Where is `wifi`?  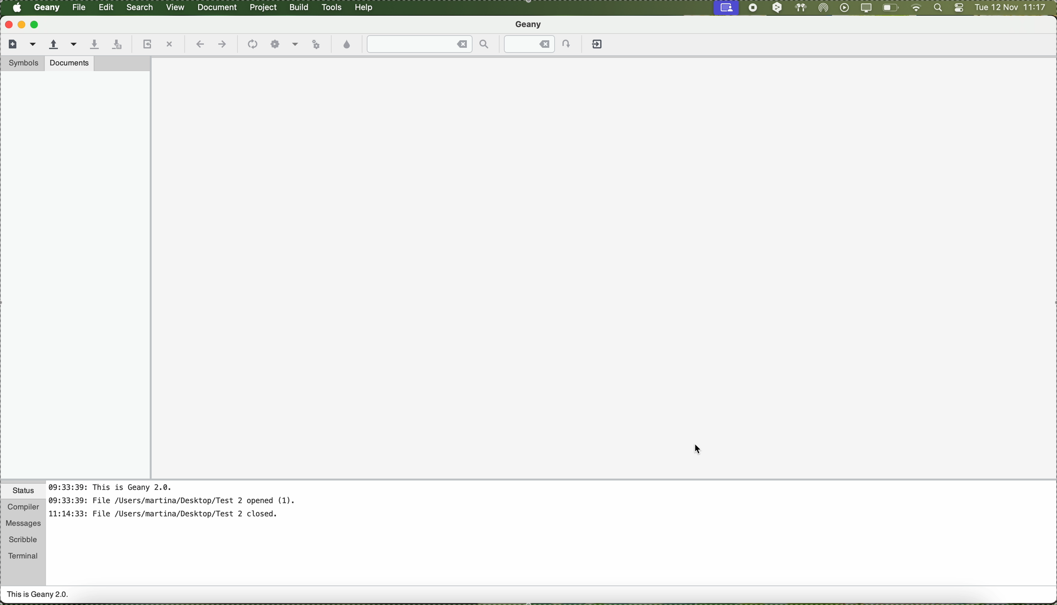 wifi is located at coordinates (916, 8).